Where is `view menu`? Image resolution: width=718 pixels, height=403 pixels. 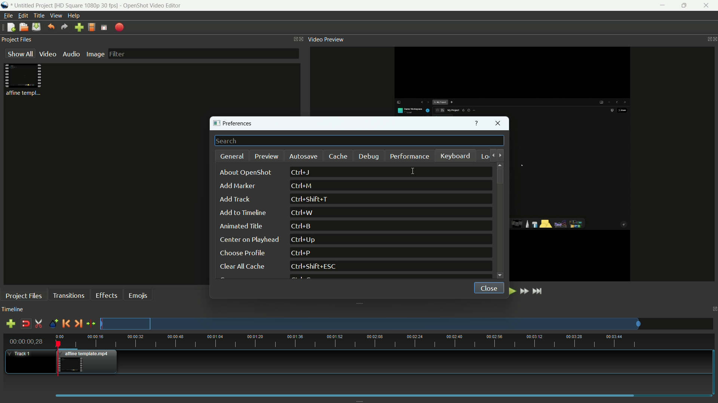 view menu is located at coordinates (56, 16).